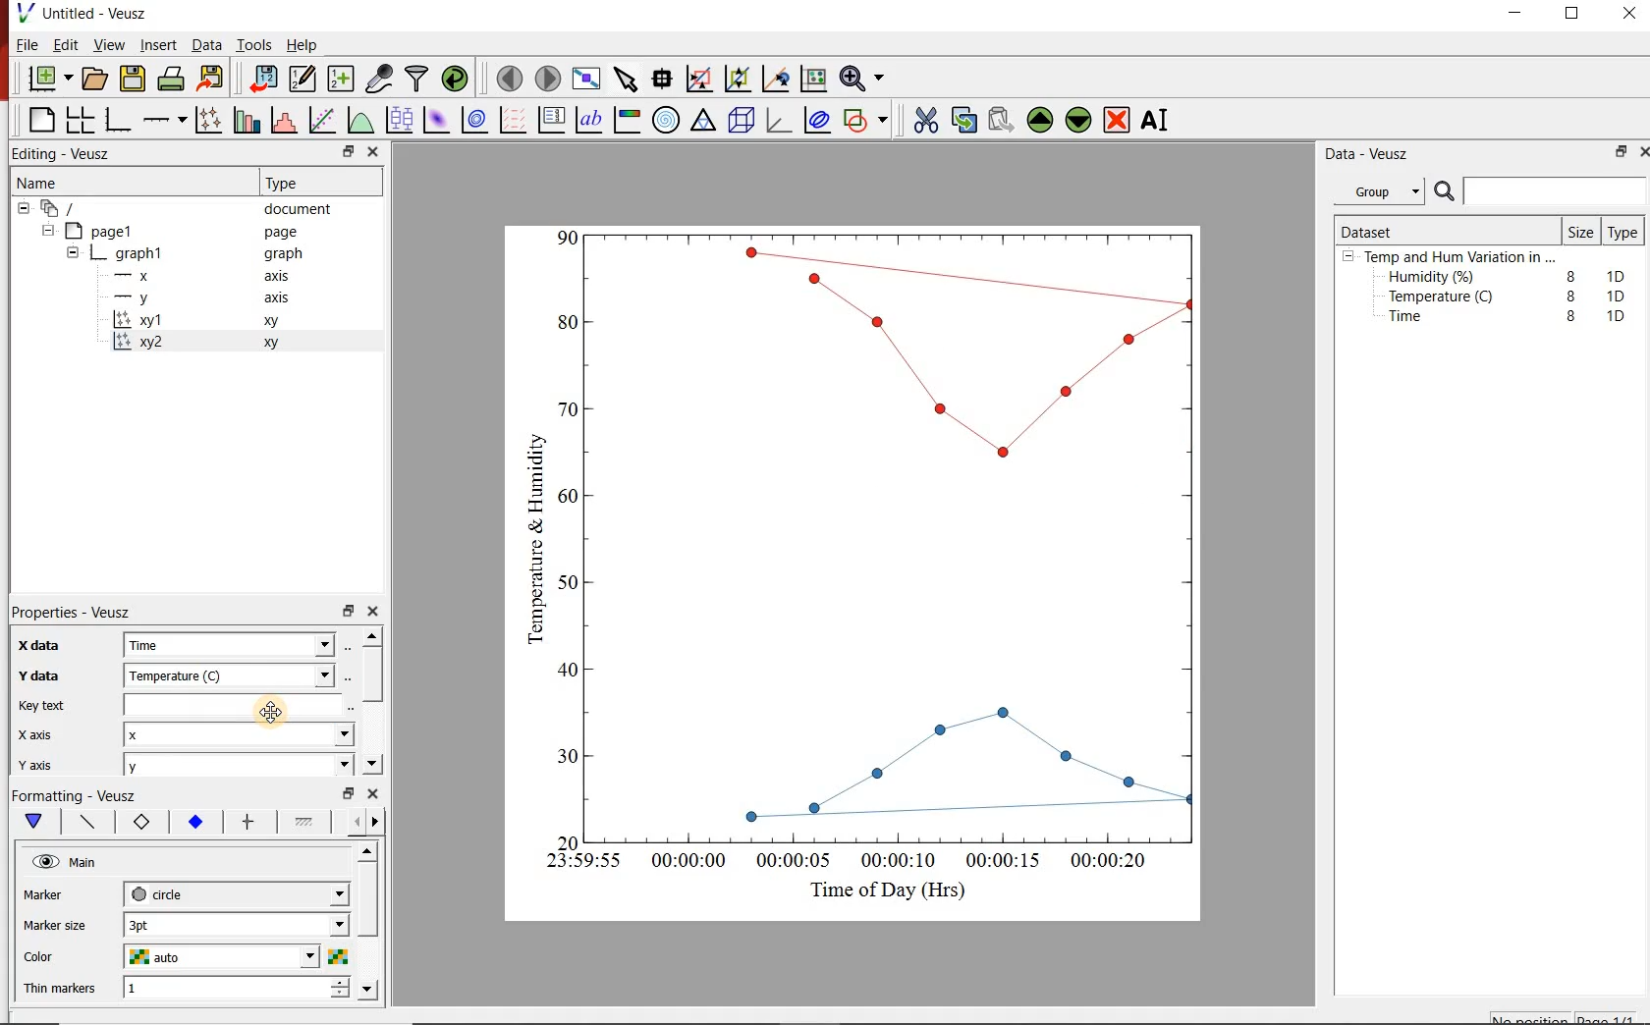 The image size is (1650, 1025). I want to click on Editing - Veusz, so click(68, 153).